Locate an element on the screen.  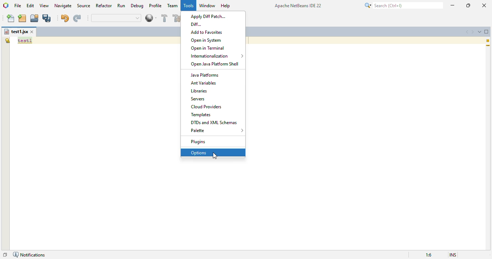
palette is located at coordinates (216, 130).